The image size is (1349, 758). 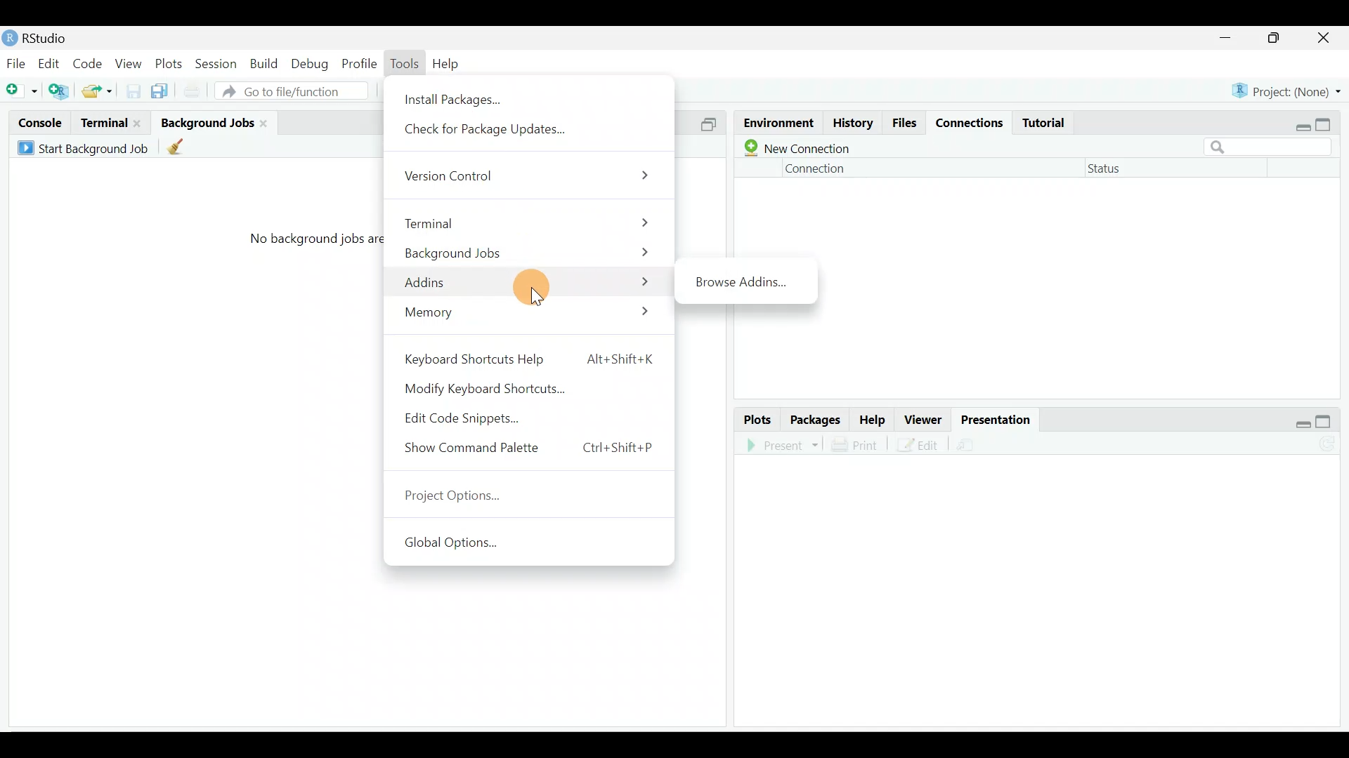 I want to click on History, so click(x=852, y=122).